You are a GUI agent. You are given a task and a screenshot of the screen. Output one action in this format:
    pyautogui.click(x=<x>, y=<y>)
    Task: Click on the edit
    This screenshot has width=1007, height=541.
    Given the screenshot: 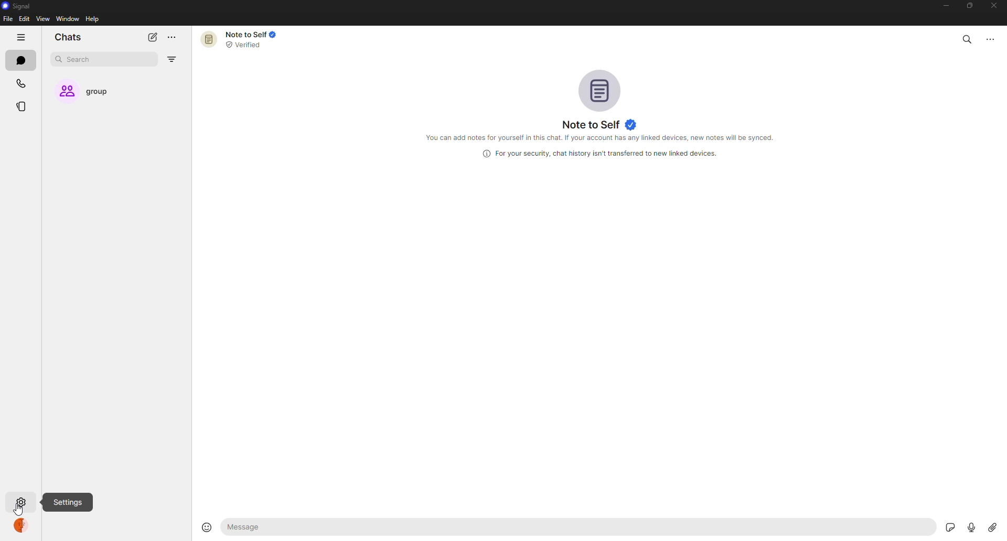 What is the action you would take?
    pyautogui.click(x=24, y=18)
    